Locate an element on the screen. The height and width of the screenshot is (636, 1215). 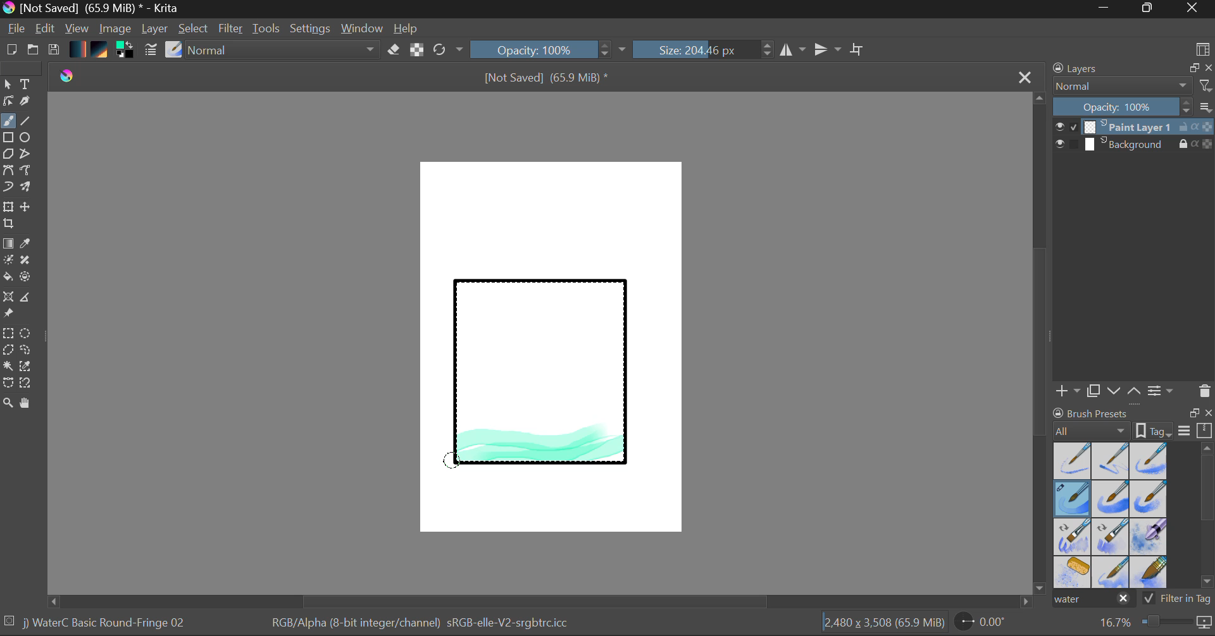
Close is located at coordinates (1193, 9).